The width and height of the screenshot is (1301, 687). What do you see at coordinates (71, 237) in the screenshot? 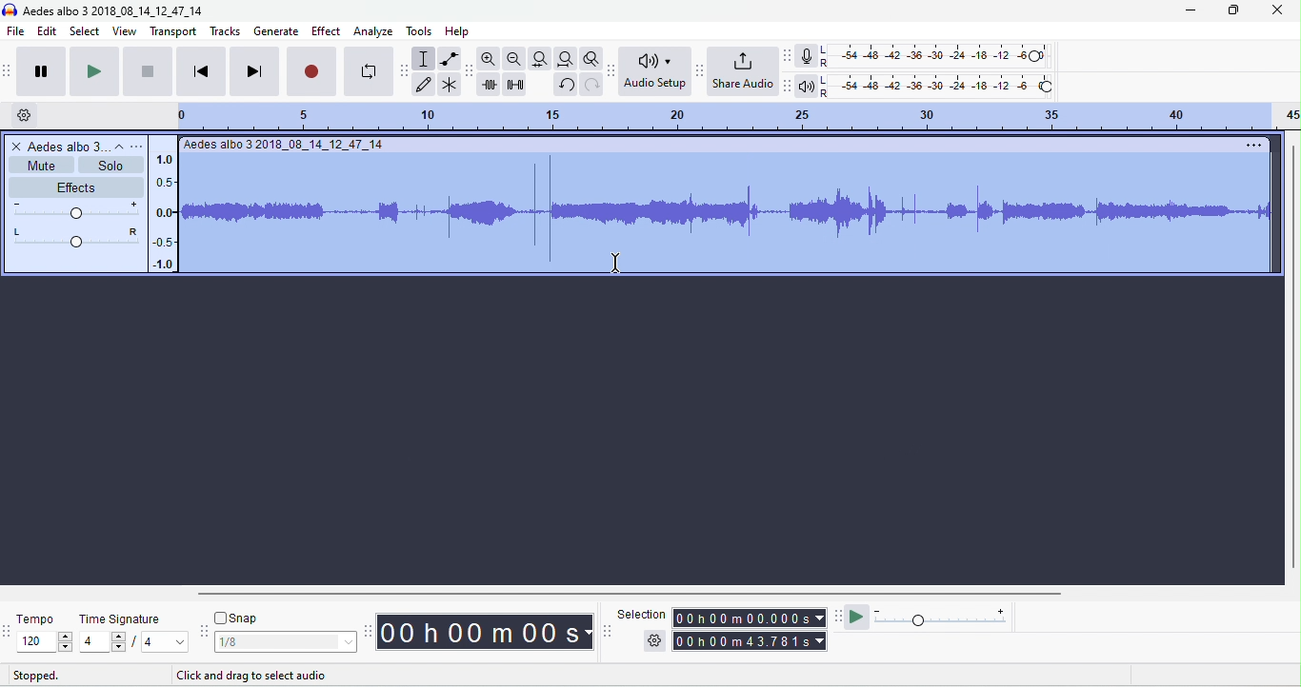
I see `pan` at bounding box center [71, 237].